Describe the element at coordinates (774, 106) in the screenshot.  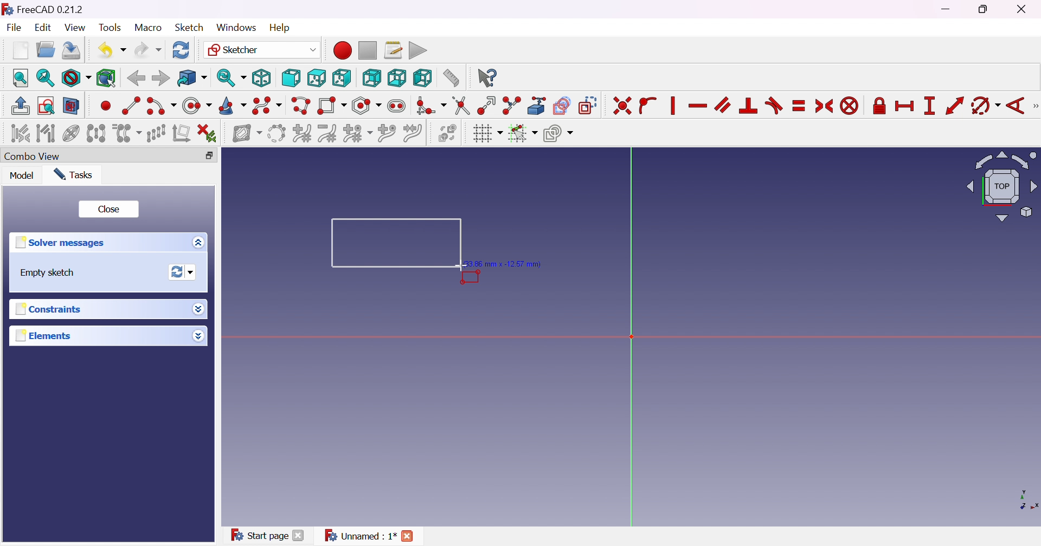
I see `Constrain tangent` at that location.